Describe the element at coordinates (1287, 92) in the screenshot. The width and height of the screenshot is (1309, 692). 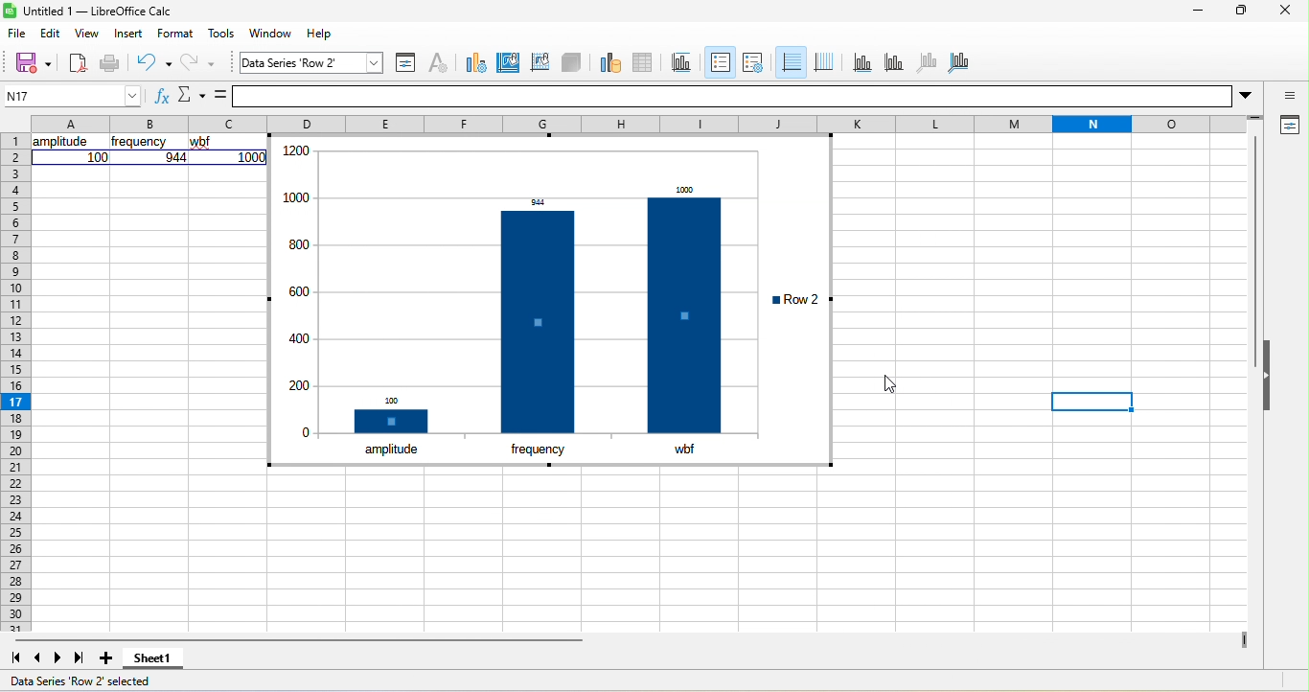
I see `sidebar settings` at that location.